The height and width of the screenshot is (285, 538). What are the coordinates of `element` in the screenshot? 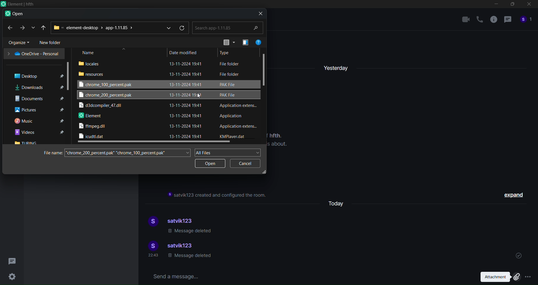 It's located at (90, 116).